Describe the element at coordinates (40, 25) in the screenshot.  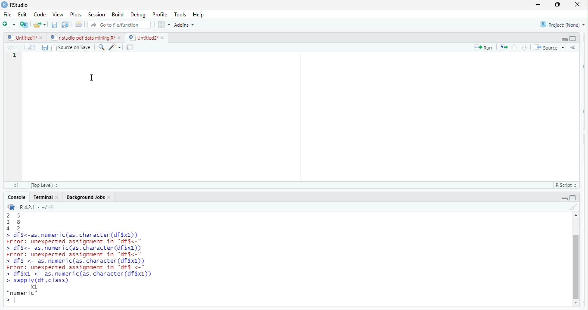
I see `open an existing file` at that location.